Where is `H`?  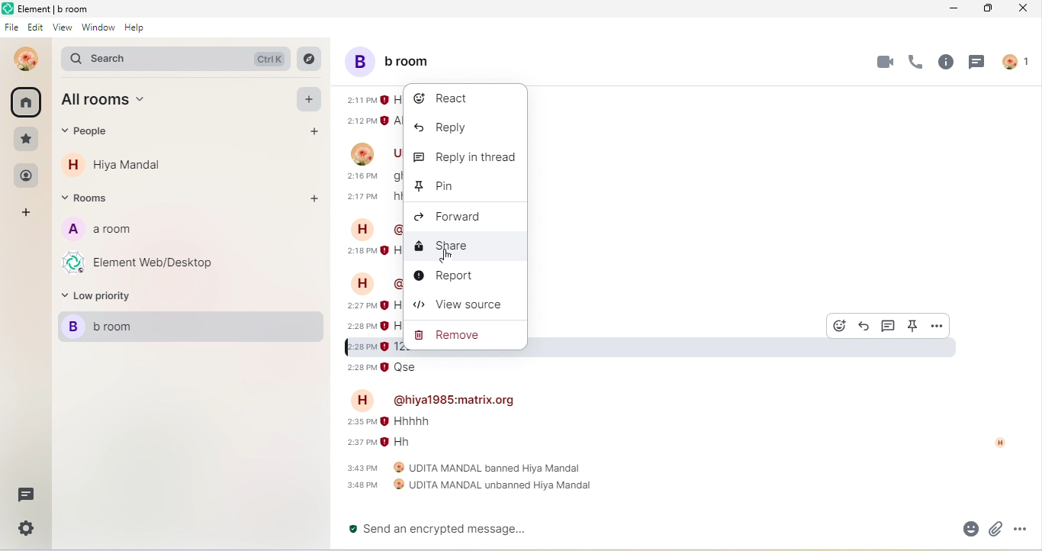
H is located at coordinates (362, 229).